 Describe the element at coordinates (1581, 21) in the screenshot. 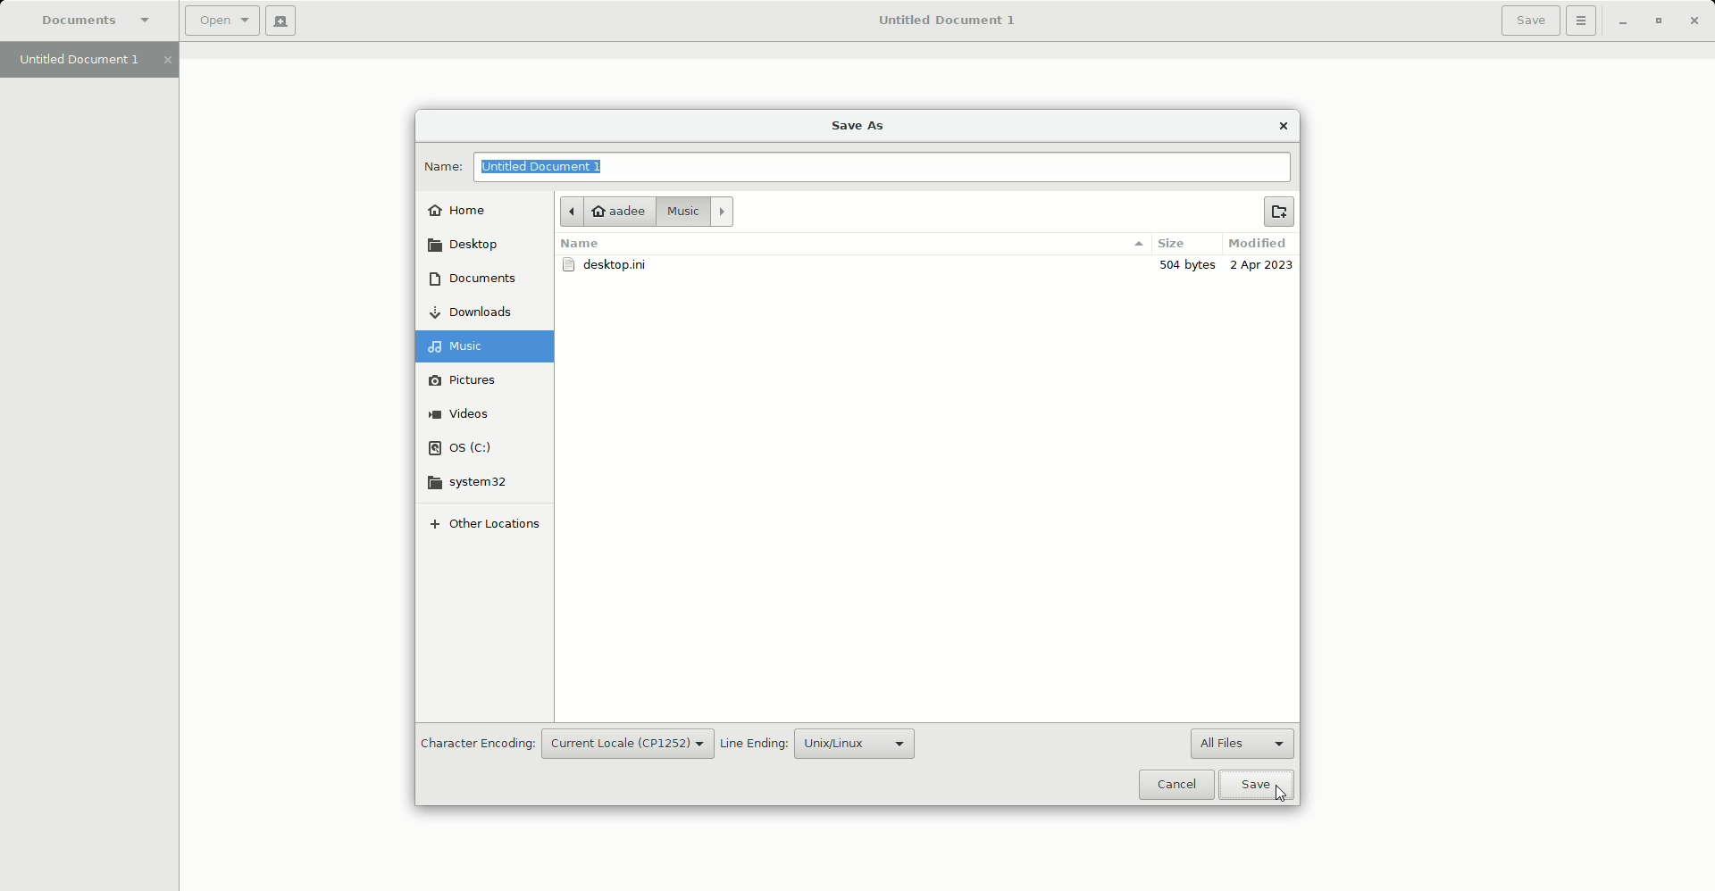

I see `Options` at that location.